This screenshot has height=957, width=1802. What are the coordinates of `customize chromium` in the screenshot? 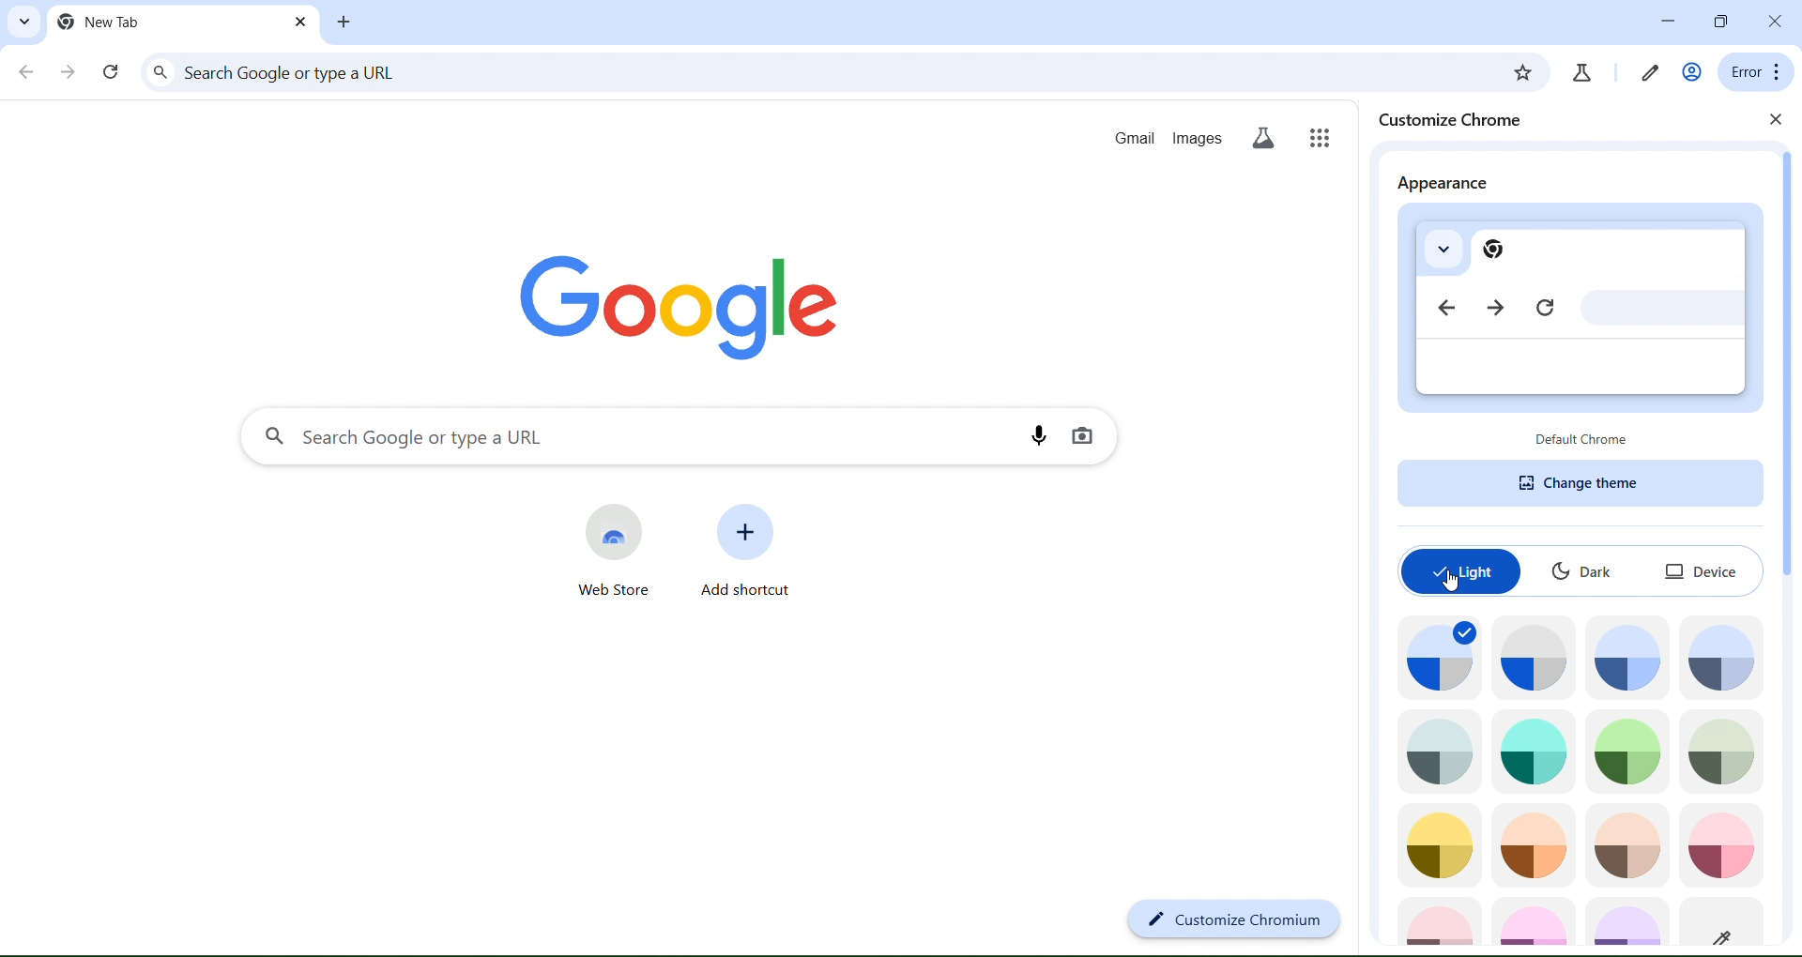 It's located at (1233, 920).